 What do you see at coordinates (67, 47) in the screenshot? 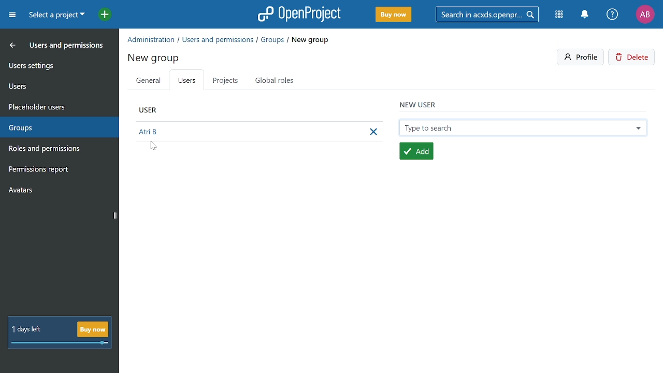
I see `Users and permissoins` at bounding box center [67, 47].